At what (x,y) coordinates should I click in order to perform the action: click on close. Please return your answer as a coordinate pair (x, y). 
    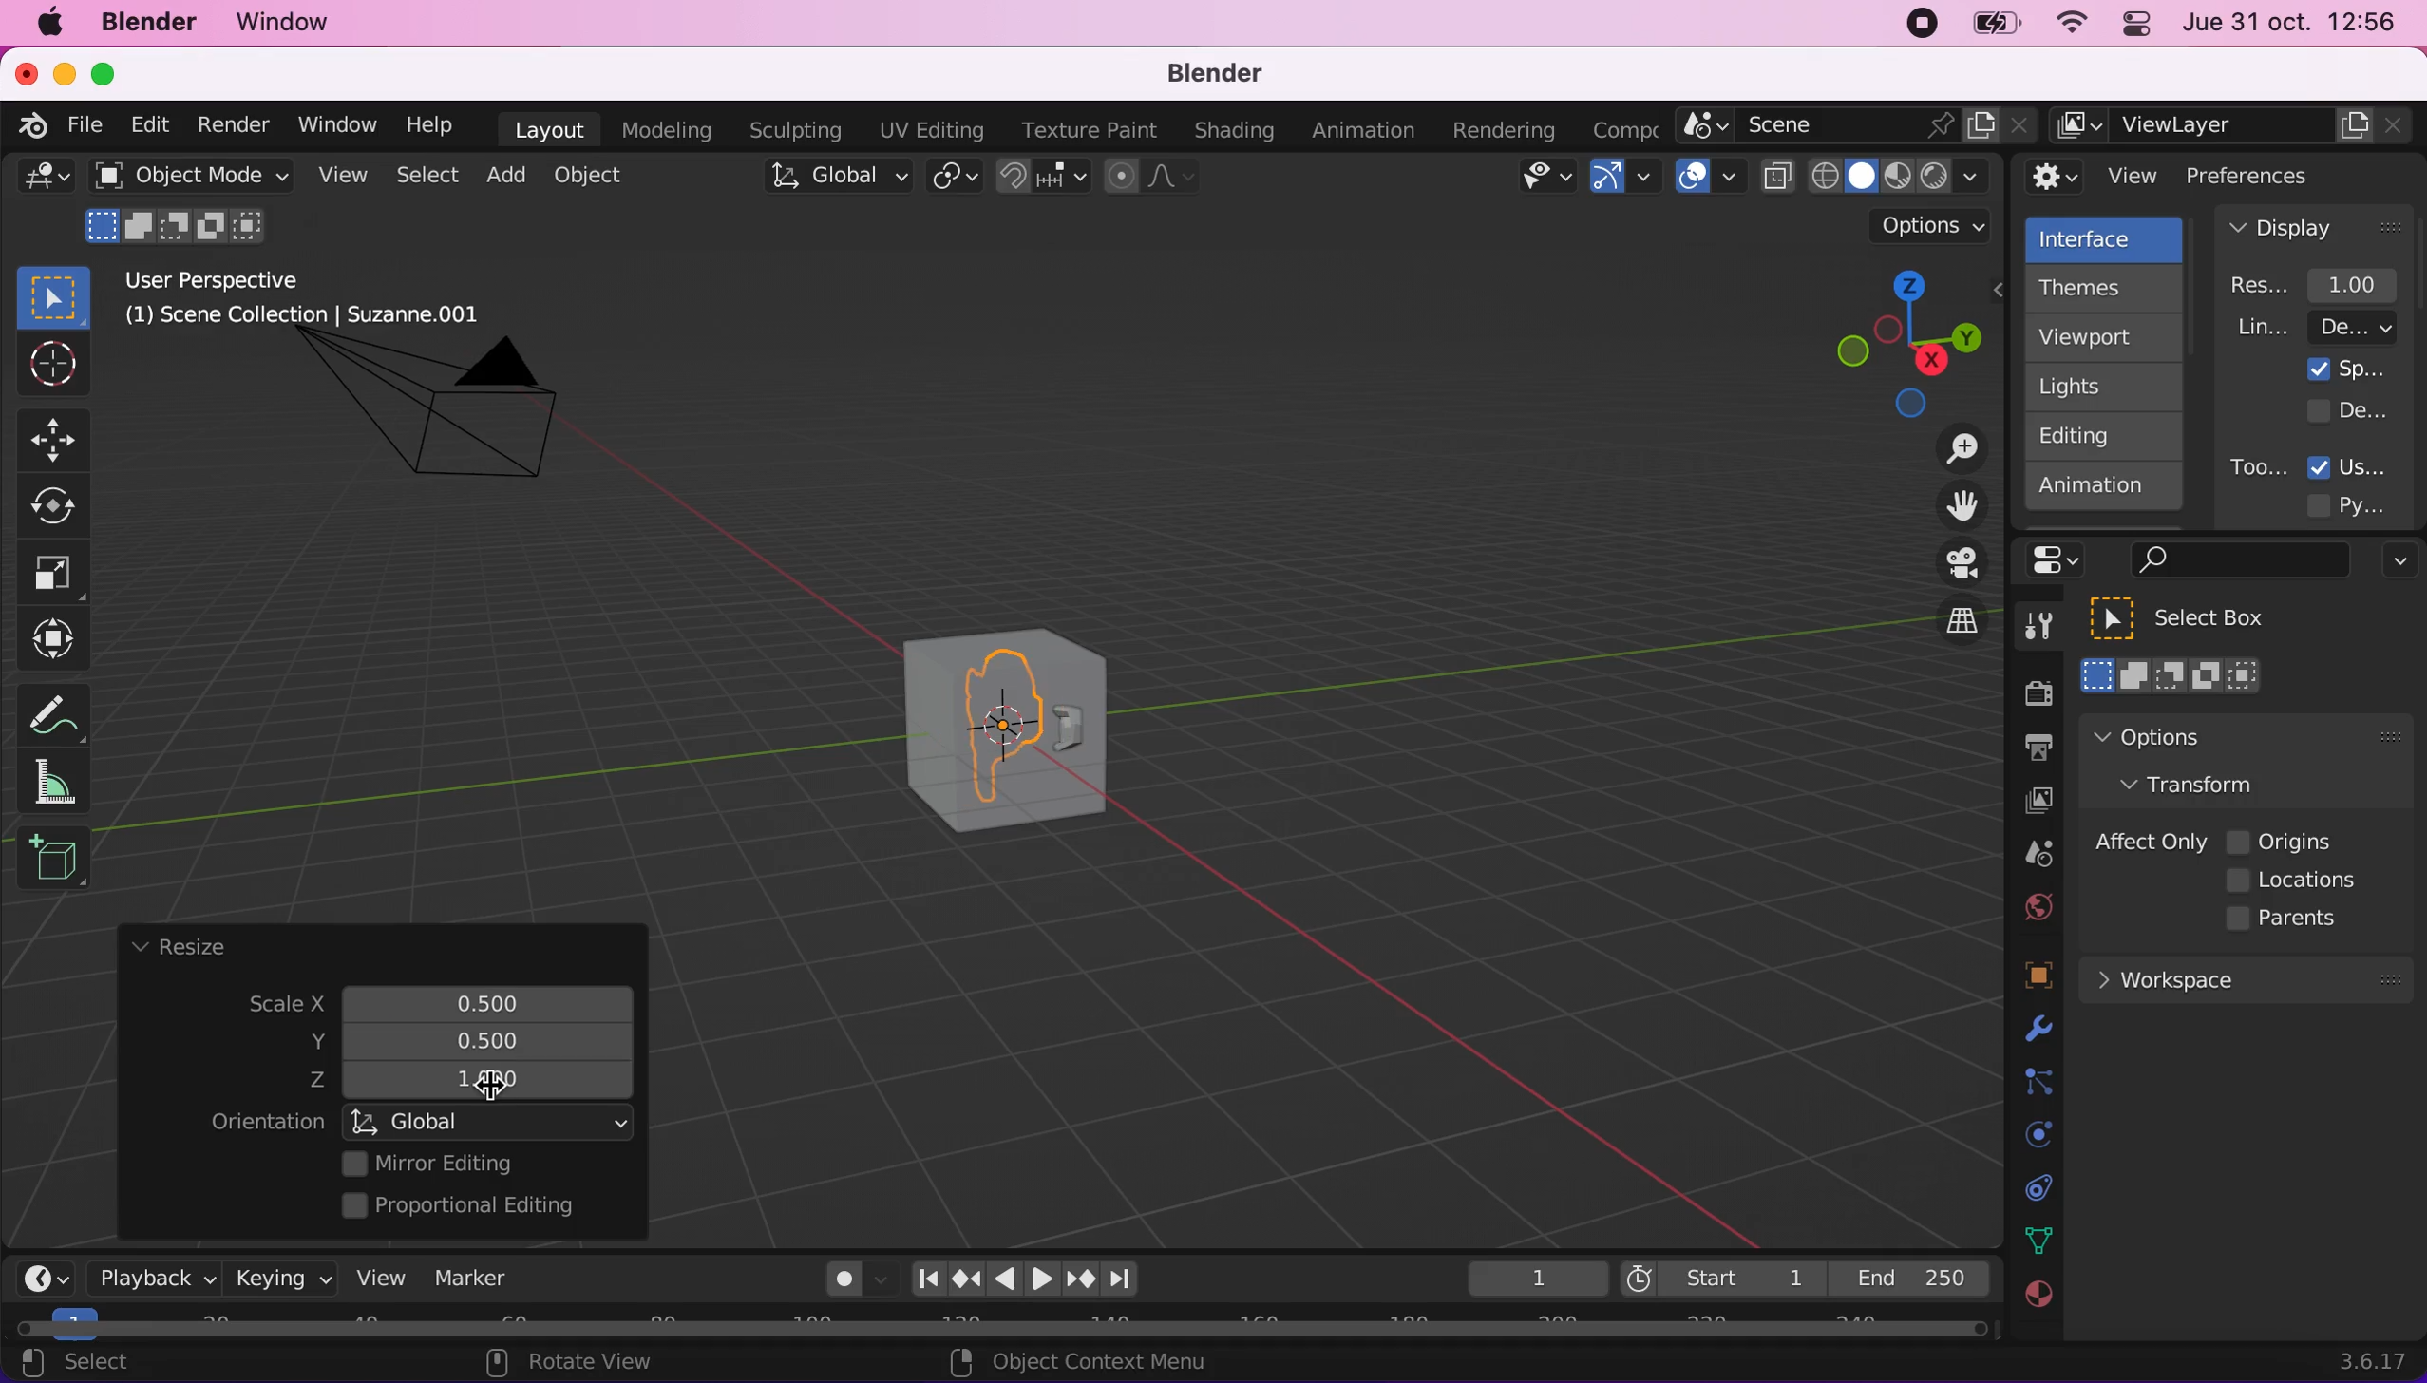
    Looking at the image, I should click on (25, 72).